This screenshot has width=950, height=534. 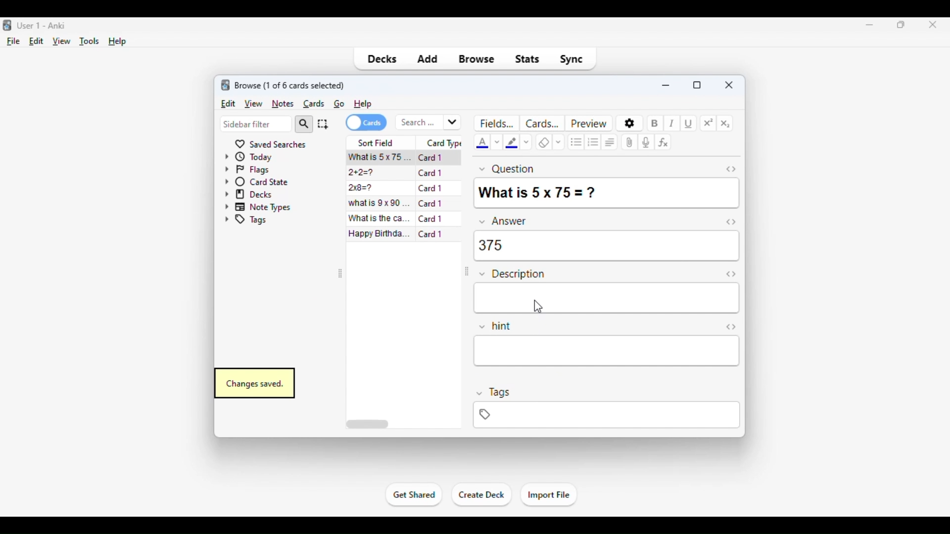 What do you see at coordinates (378, 156) in the screenshot?
I see `what is 5x75=?` at bounding box center [378, 156].